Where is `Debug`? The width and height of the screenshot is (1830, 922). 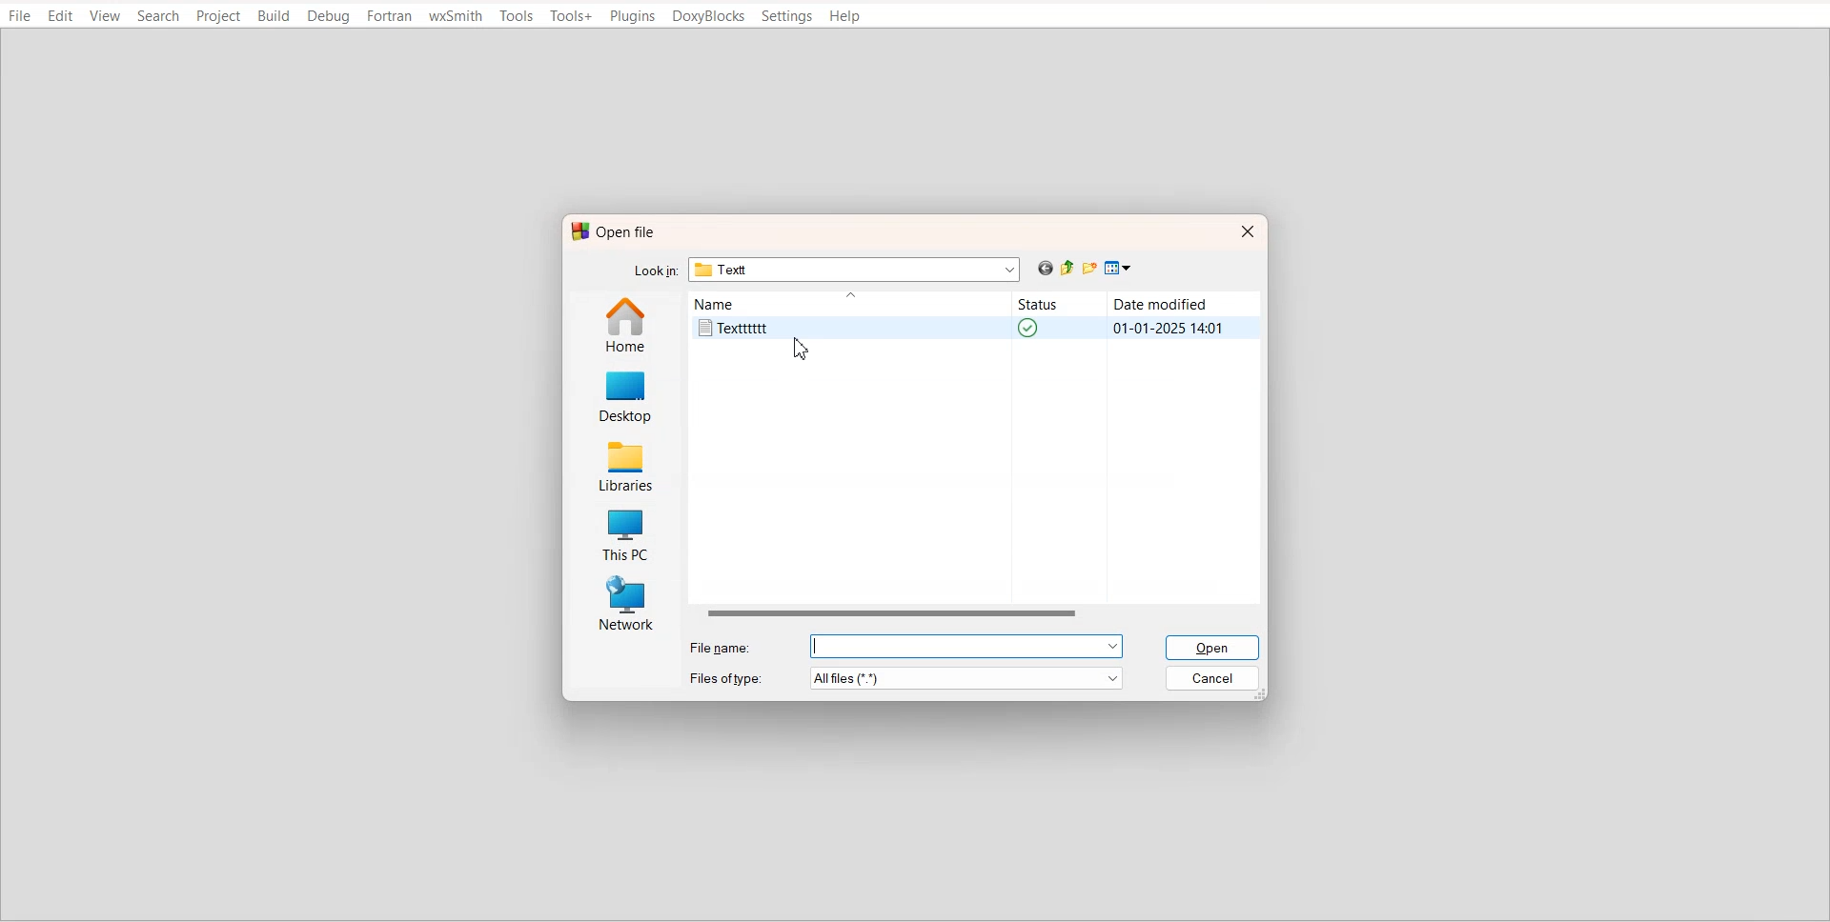 Debug is located at coordinates (328, 16).